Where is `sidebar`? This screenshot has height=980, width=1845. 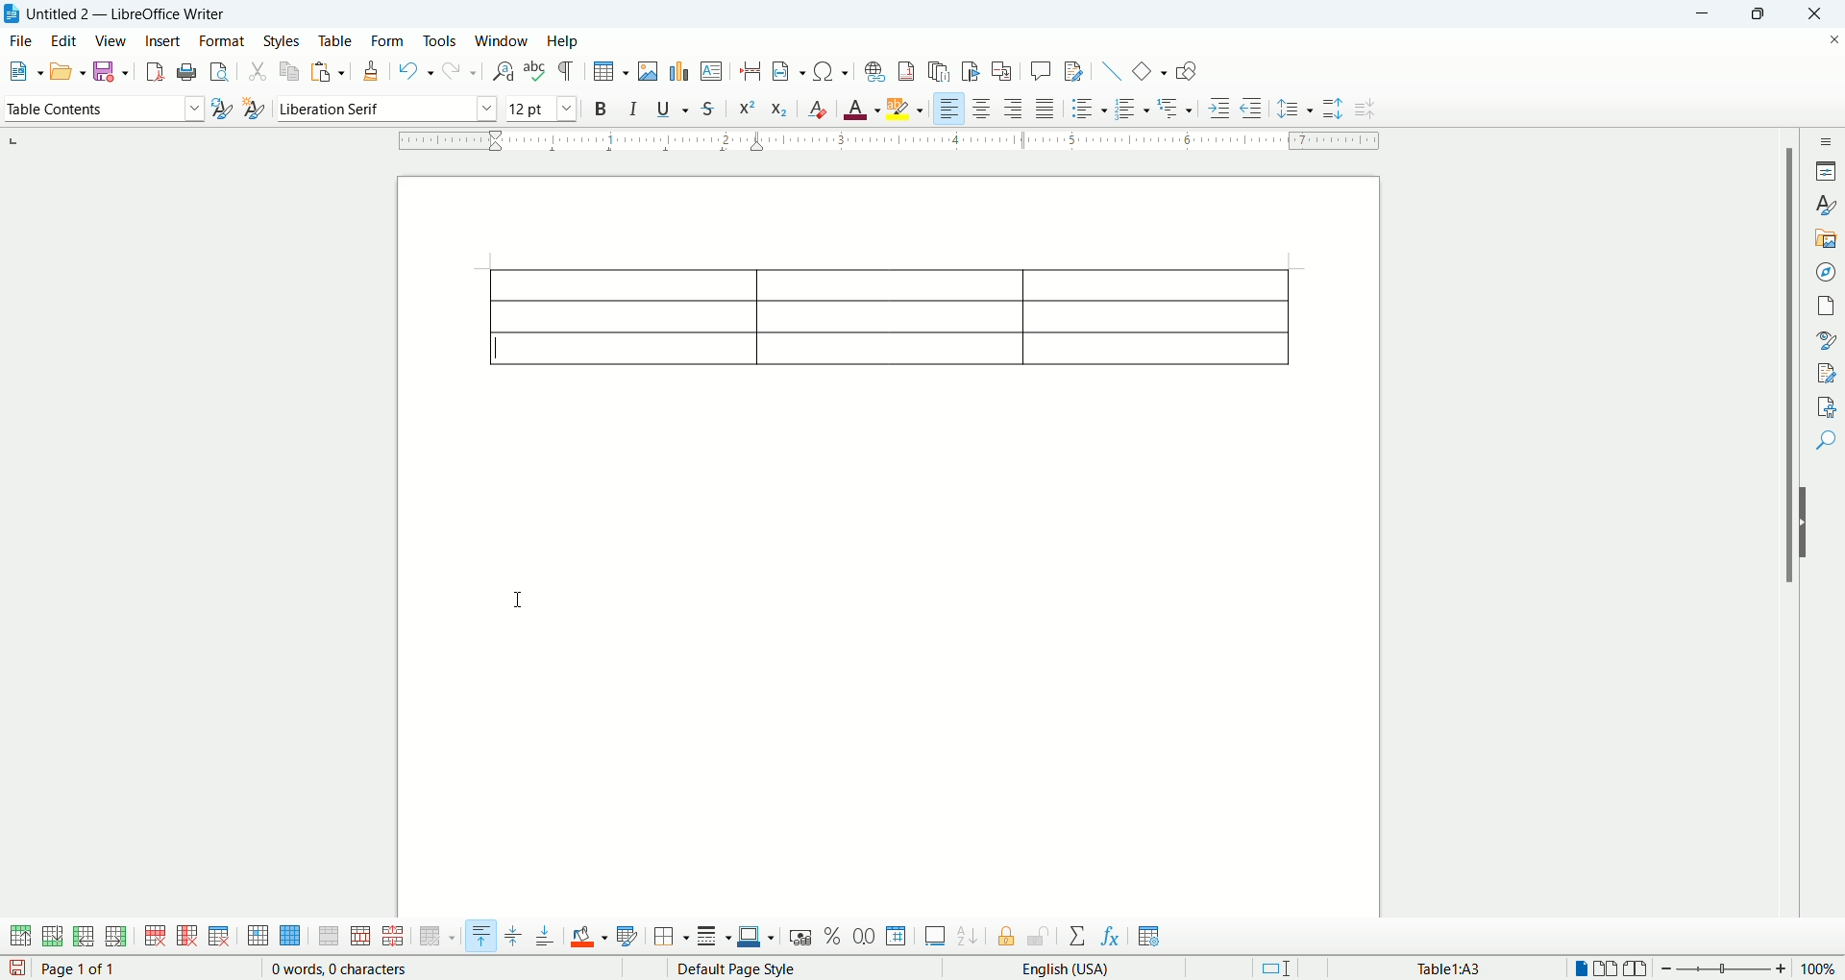
sidebar is located at coordinates (1826, 142).